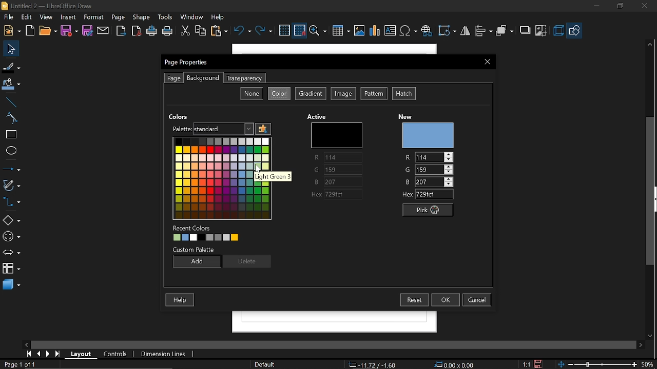 The width and height of the screenshot is (657, 369). I want to click on Colors, so click(221, 177).